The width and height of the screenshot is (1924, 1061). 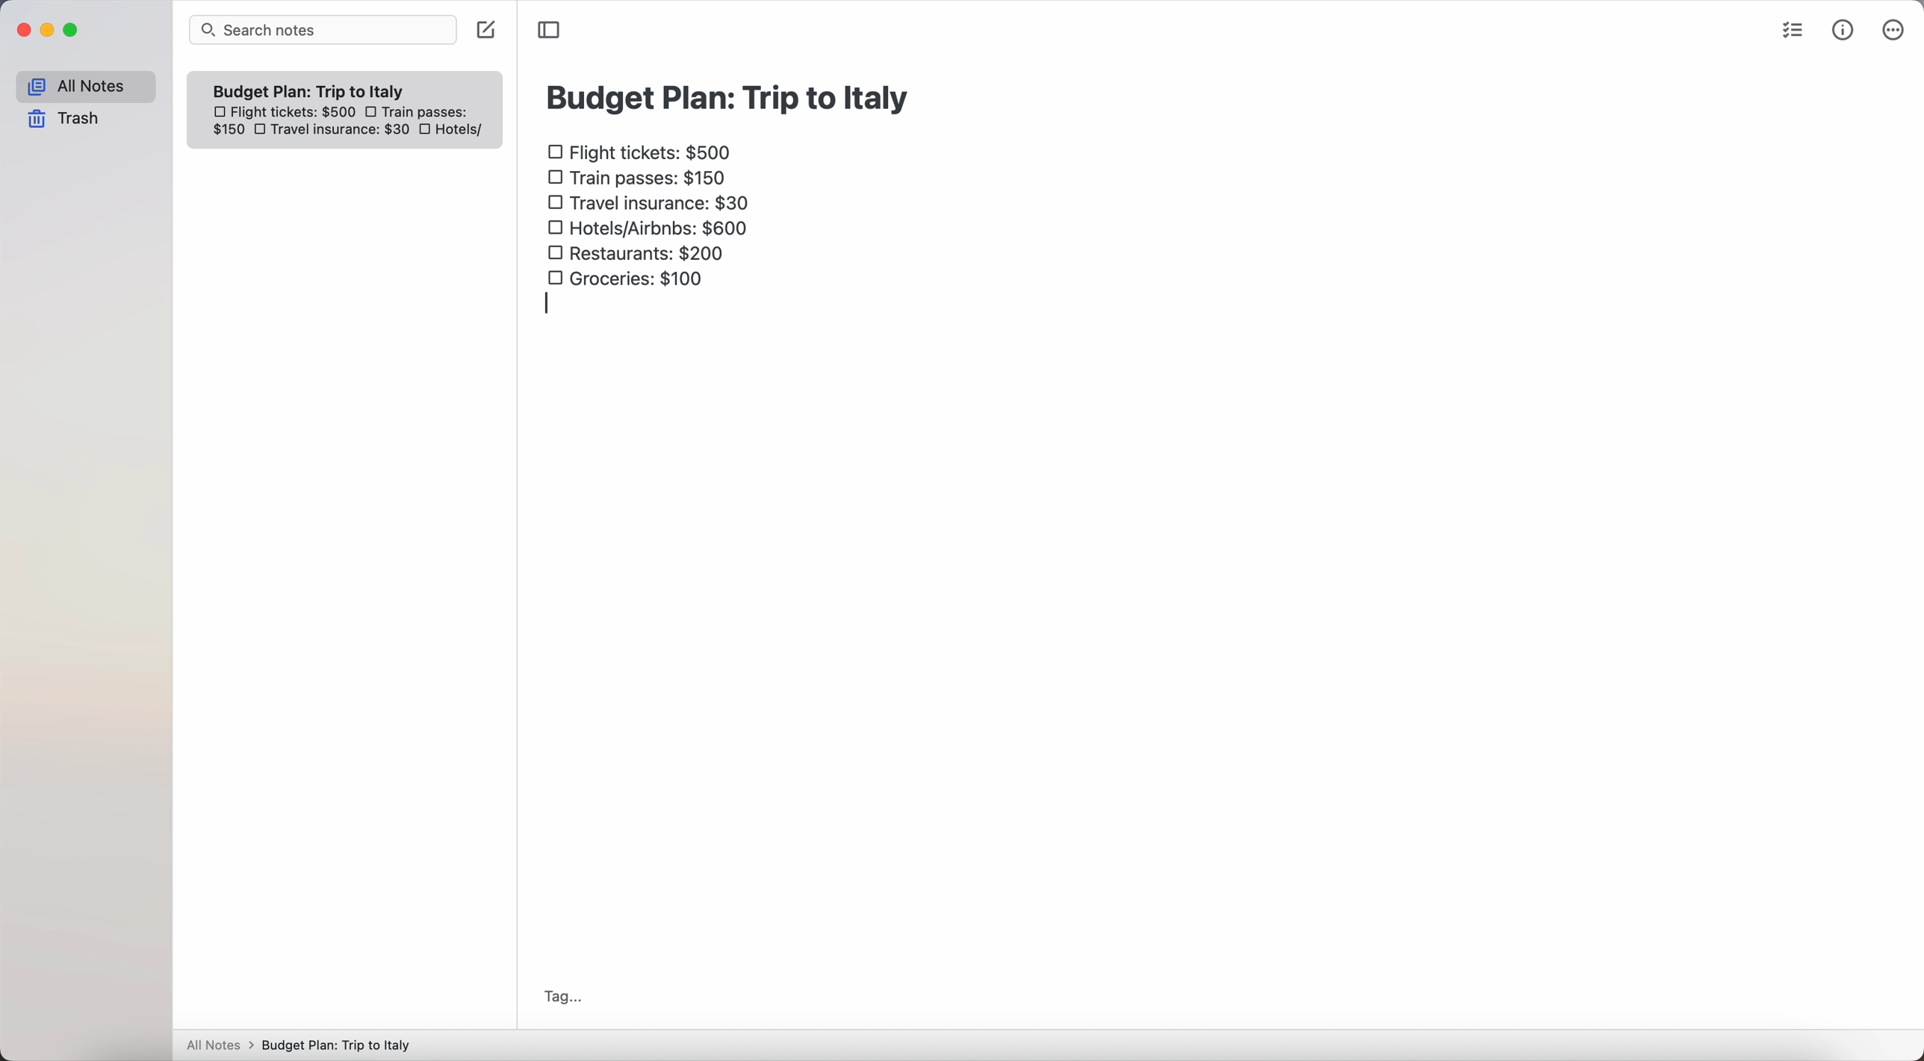 I want to click on All notes > Budget Plan: Trip to Italy, so click(x=305, y=1045).